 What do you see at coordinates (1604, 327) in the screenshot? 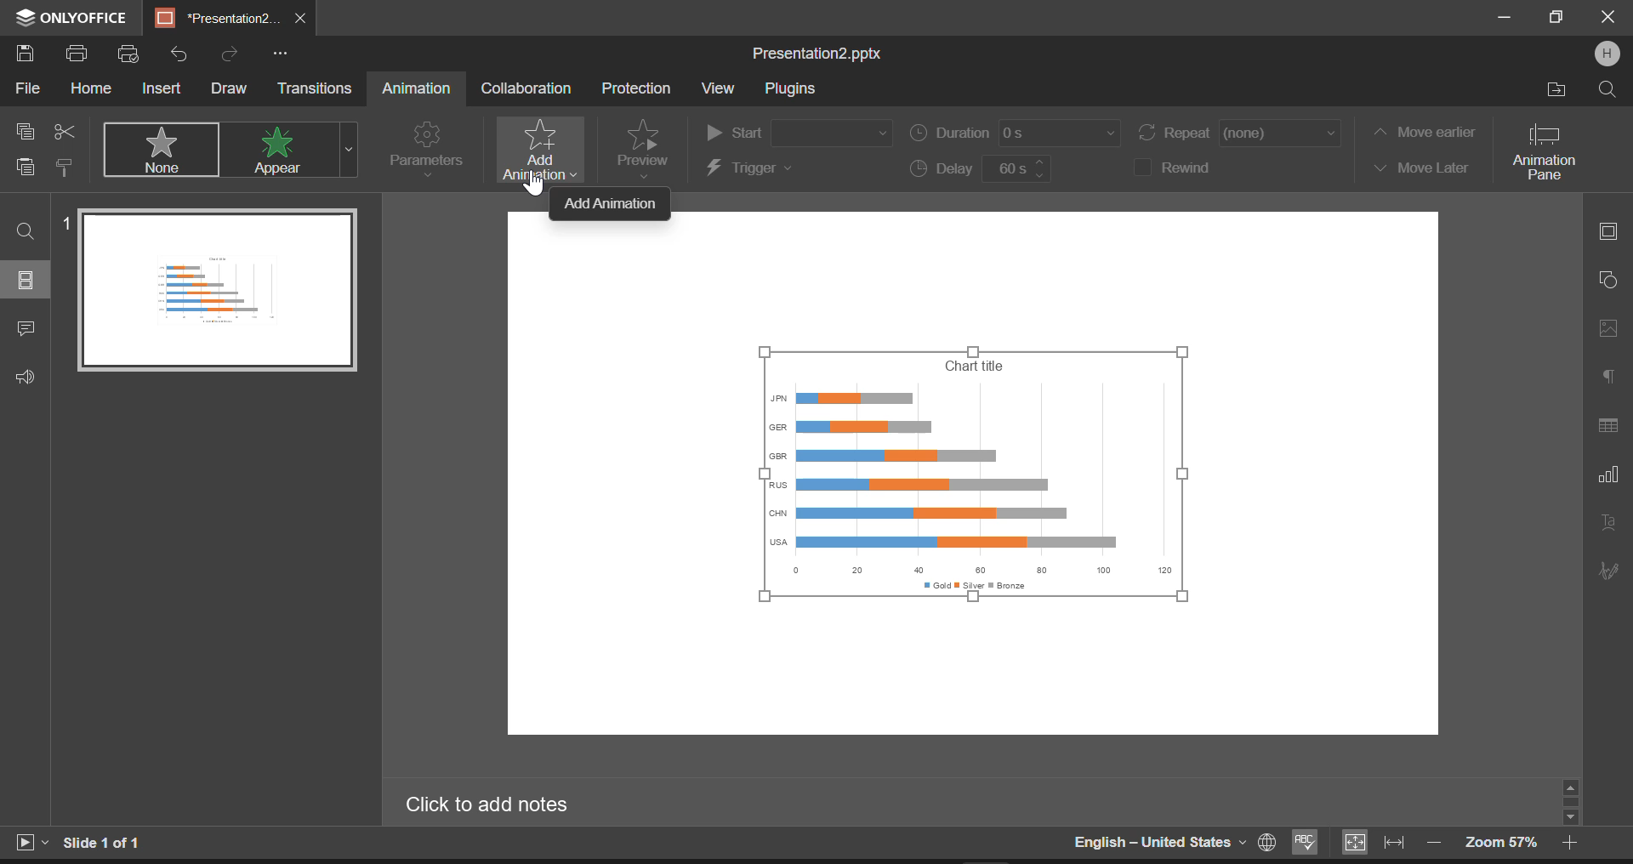
I see `Picture Settings` at bounding box center [1604, 327].